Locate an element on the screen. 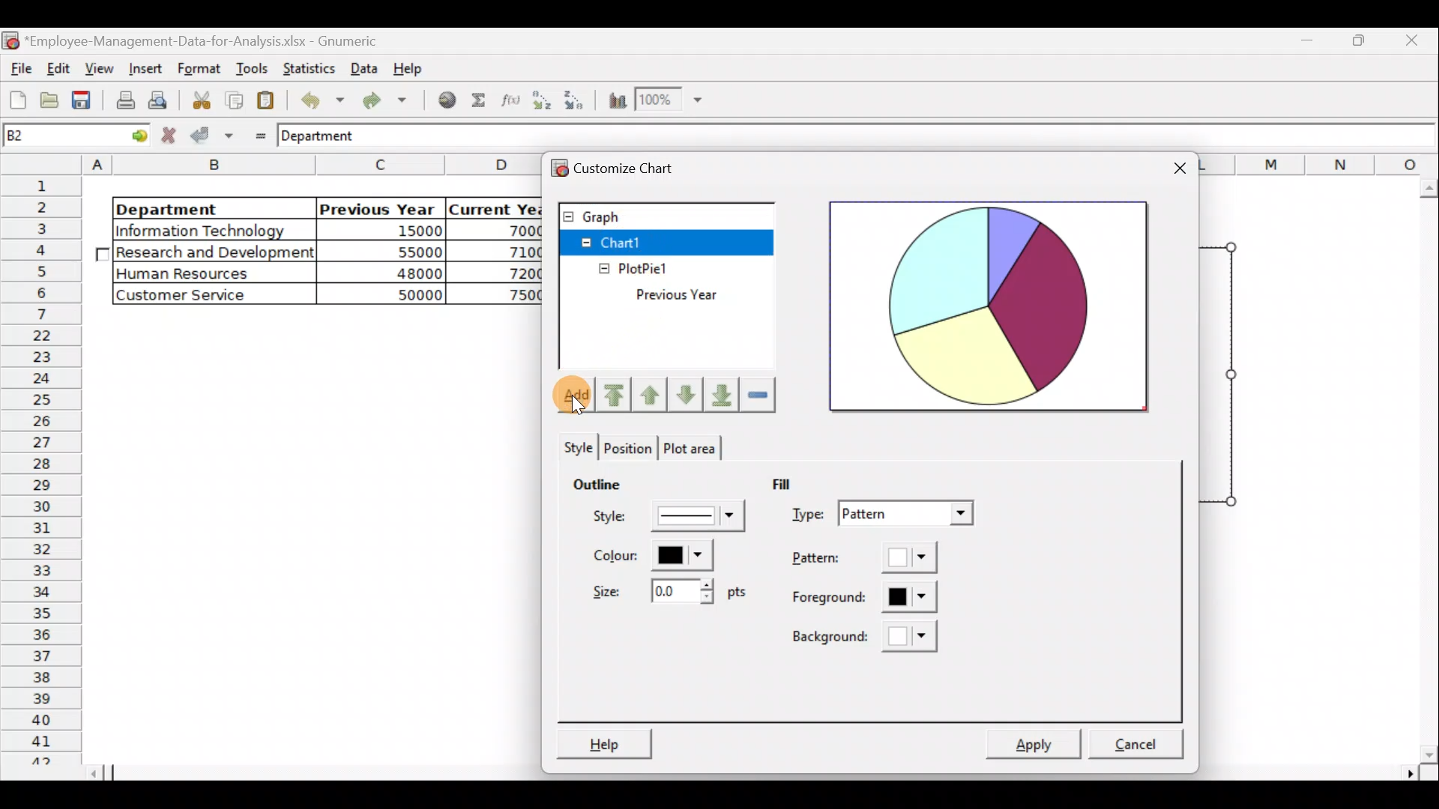 This screenshot has height=809, width=1439. Create a new workbook is located at coordinates (18, 100).